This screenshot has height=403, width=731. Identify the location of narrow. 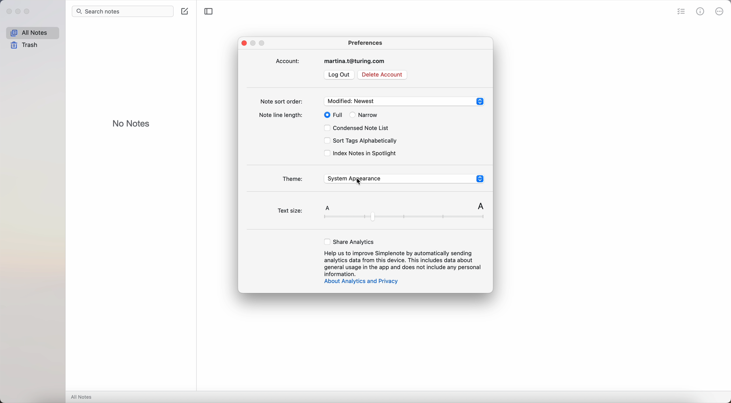
(364, 115).